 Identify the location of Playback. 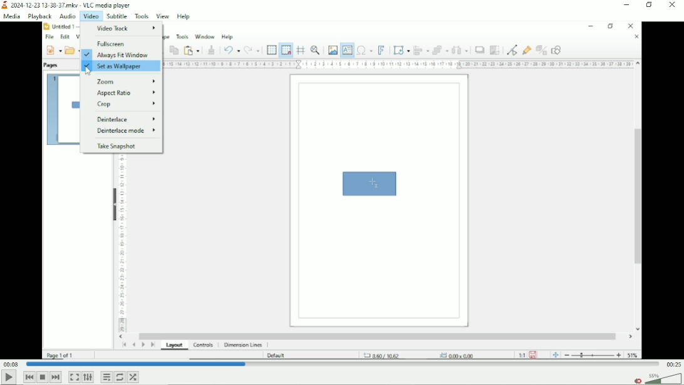
(39, 16).